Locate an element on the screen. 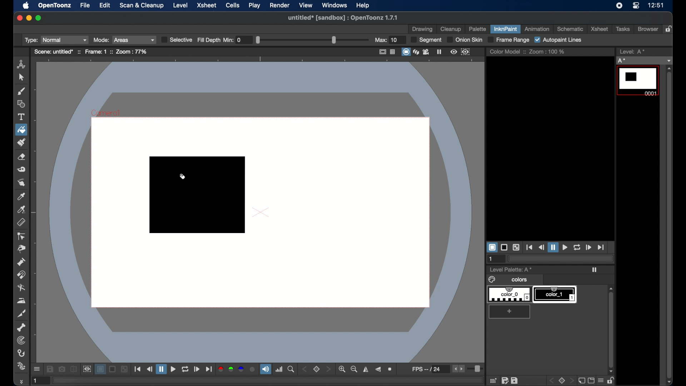 Image resolution: width=686 pixels, height=386 pixels. jump to start is located at coordinates (530, 247).